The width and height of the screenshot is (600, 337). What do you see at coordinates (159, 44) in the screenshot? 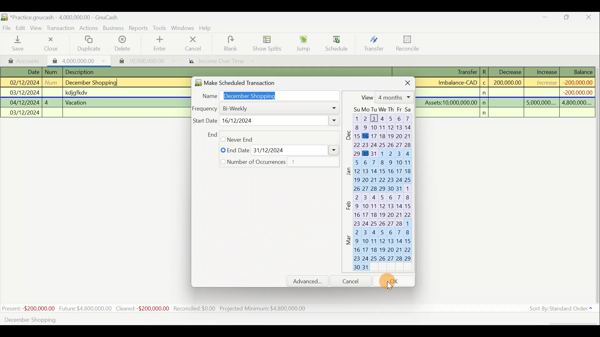
I see `Enter` at bounding box center [159, 44].